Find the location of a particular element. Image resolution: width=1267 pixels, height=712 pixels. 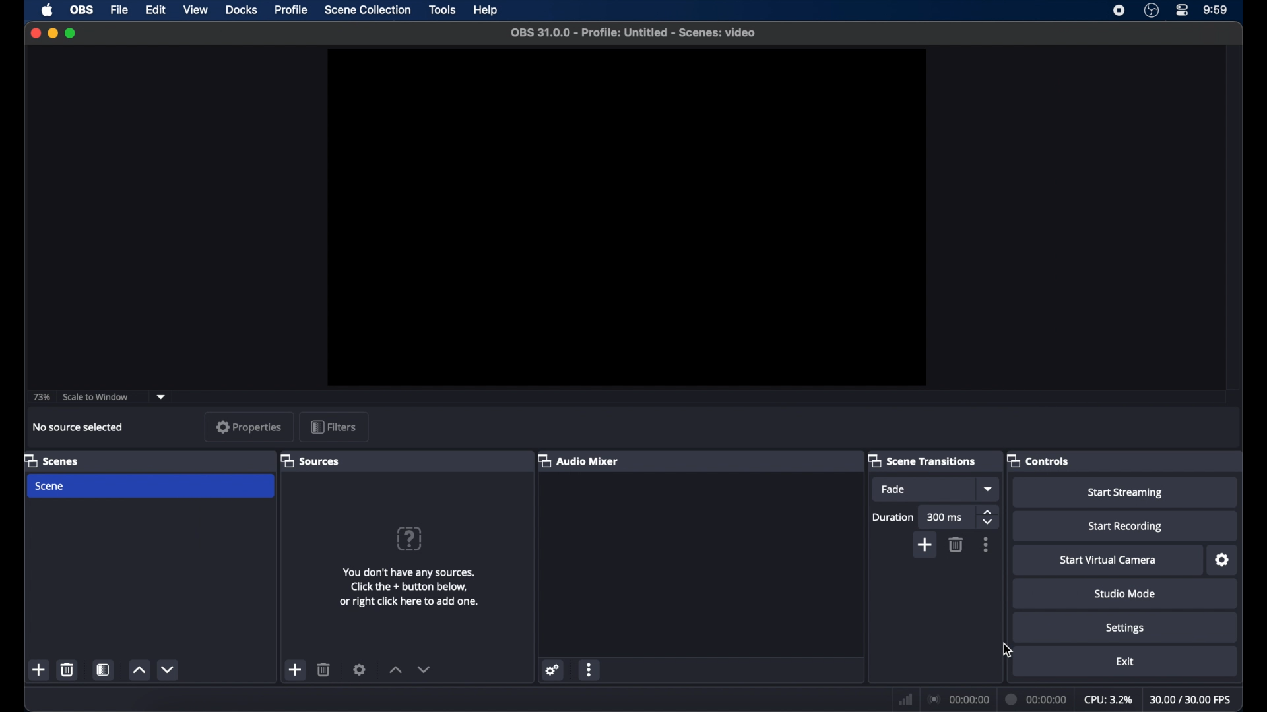

settings is located at coordinates (1126, 628).